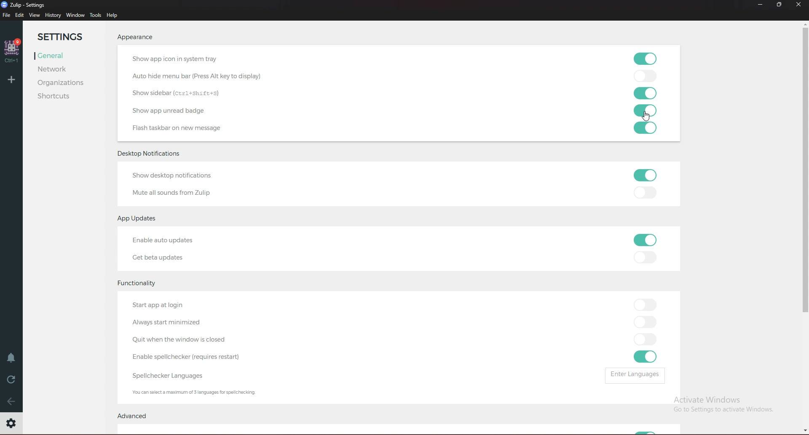 The image size is (809, 435). Describe the element at coordinates (637, 376) in the screenshot. I see `Enter languages` at that location.